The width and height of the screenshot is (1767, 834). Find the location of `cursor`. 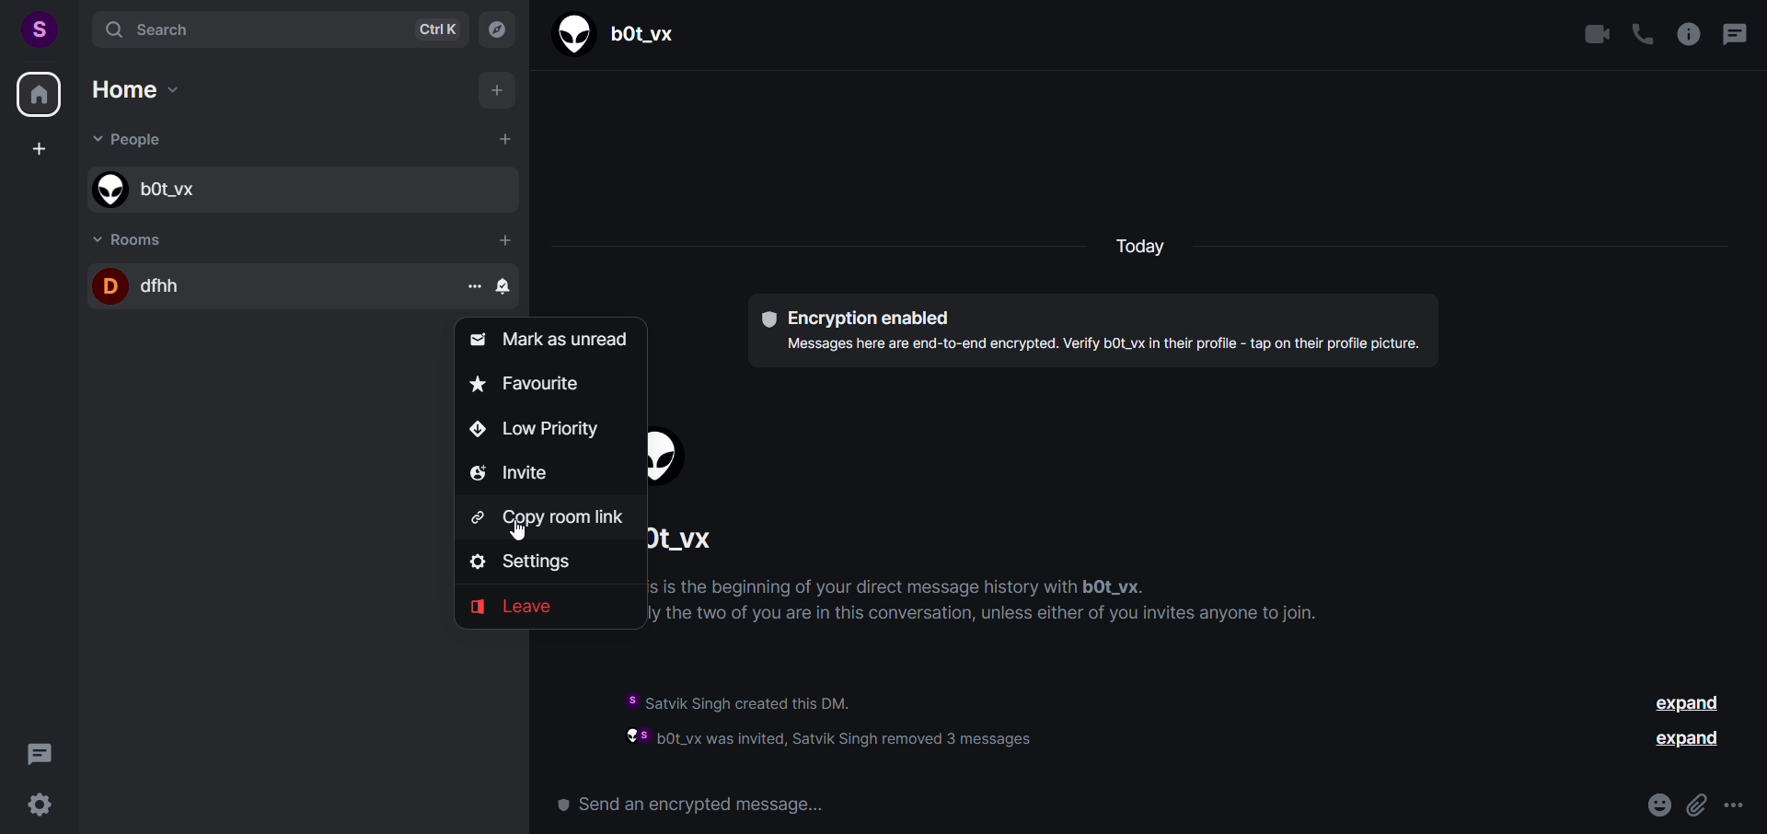

cursor is located at coordinates (518, 533).